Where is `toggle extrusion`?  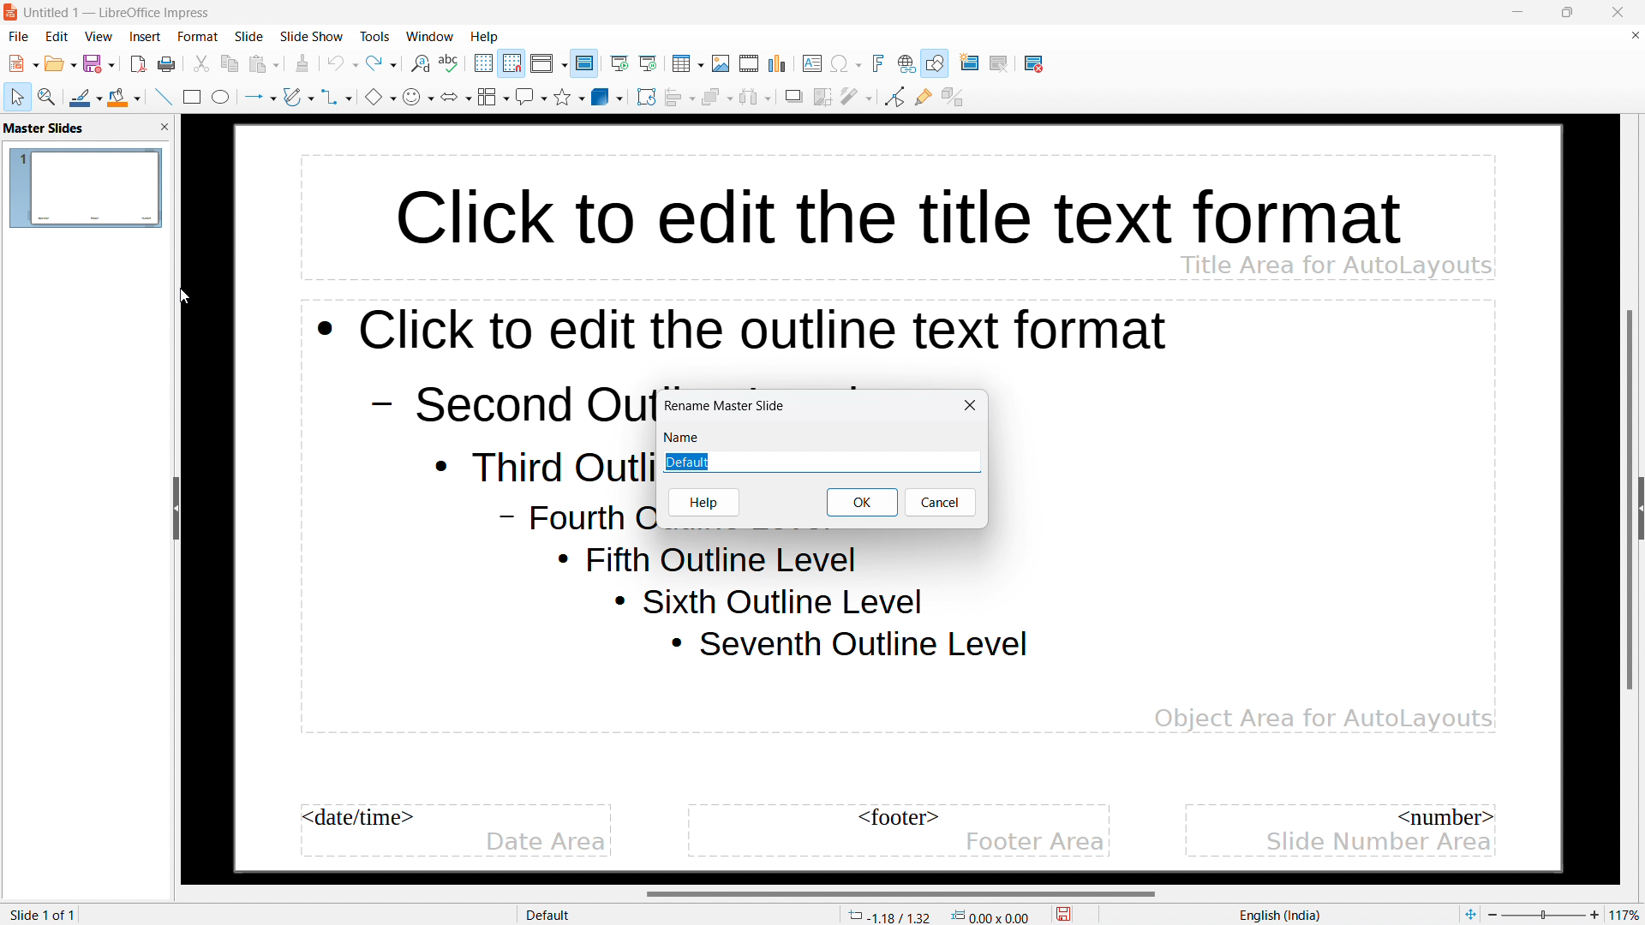 toggle extrusion is located at coordinates (953, 98).